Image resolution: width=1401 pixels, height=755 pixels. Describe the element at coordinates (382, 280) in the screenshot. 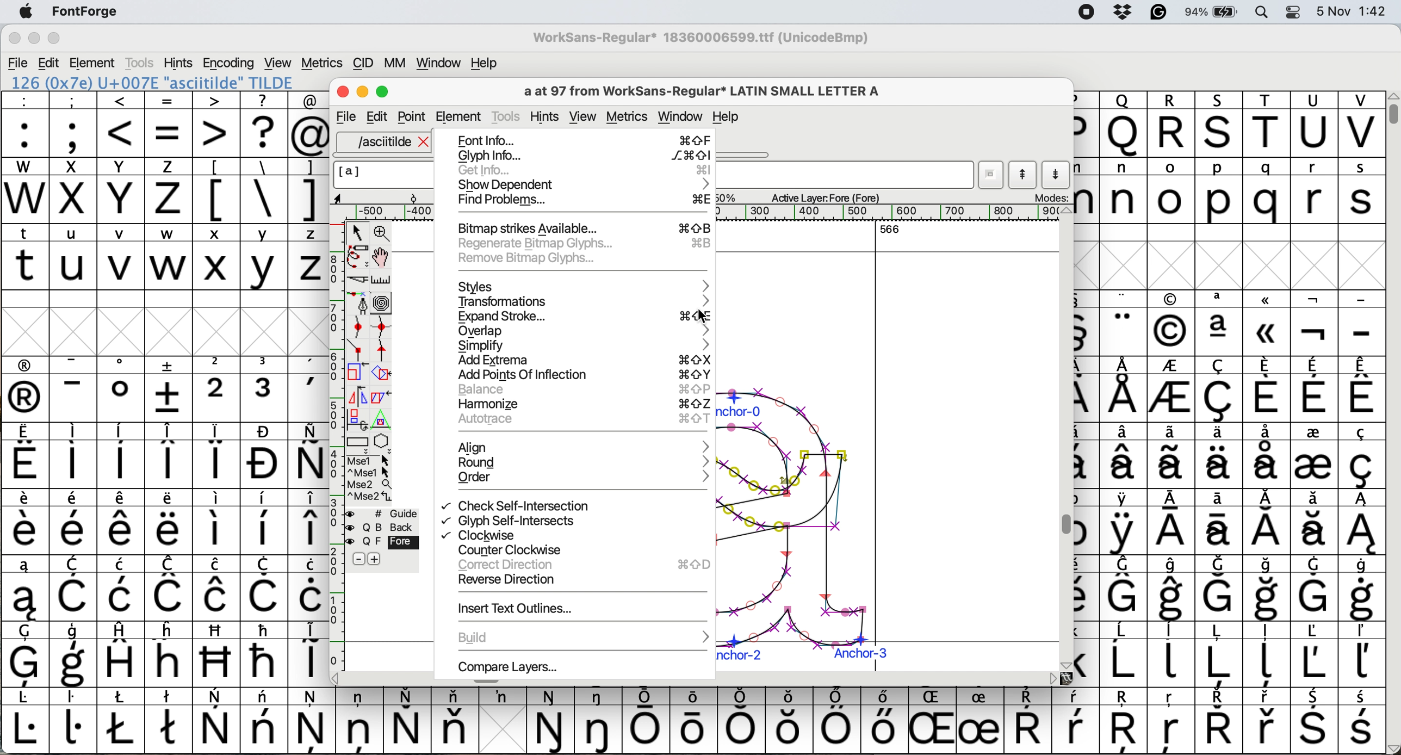

I see `measure distance` at that location.